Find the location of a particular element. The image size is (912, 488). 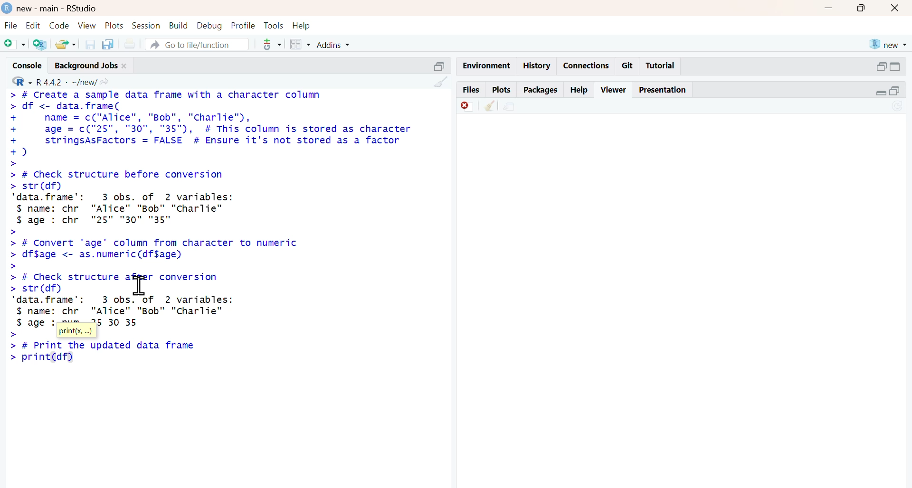

debug is located at coordinates (209, 26).